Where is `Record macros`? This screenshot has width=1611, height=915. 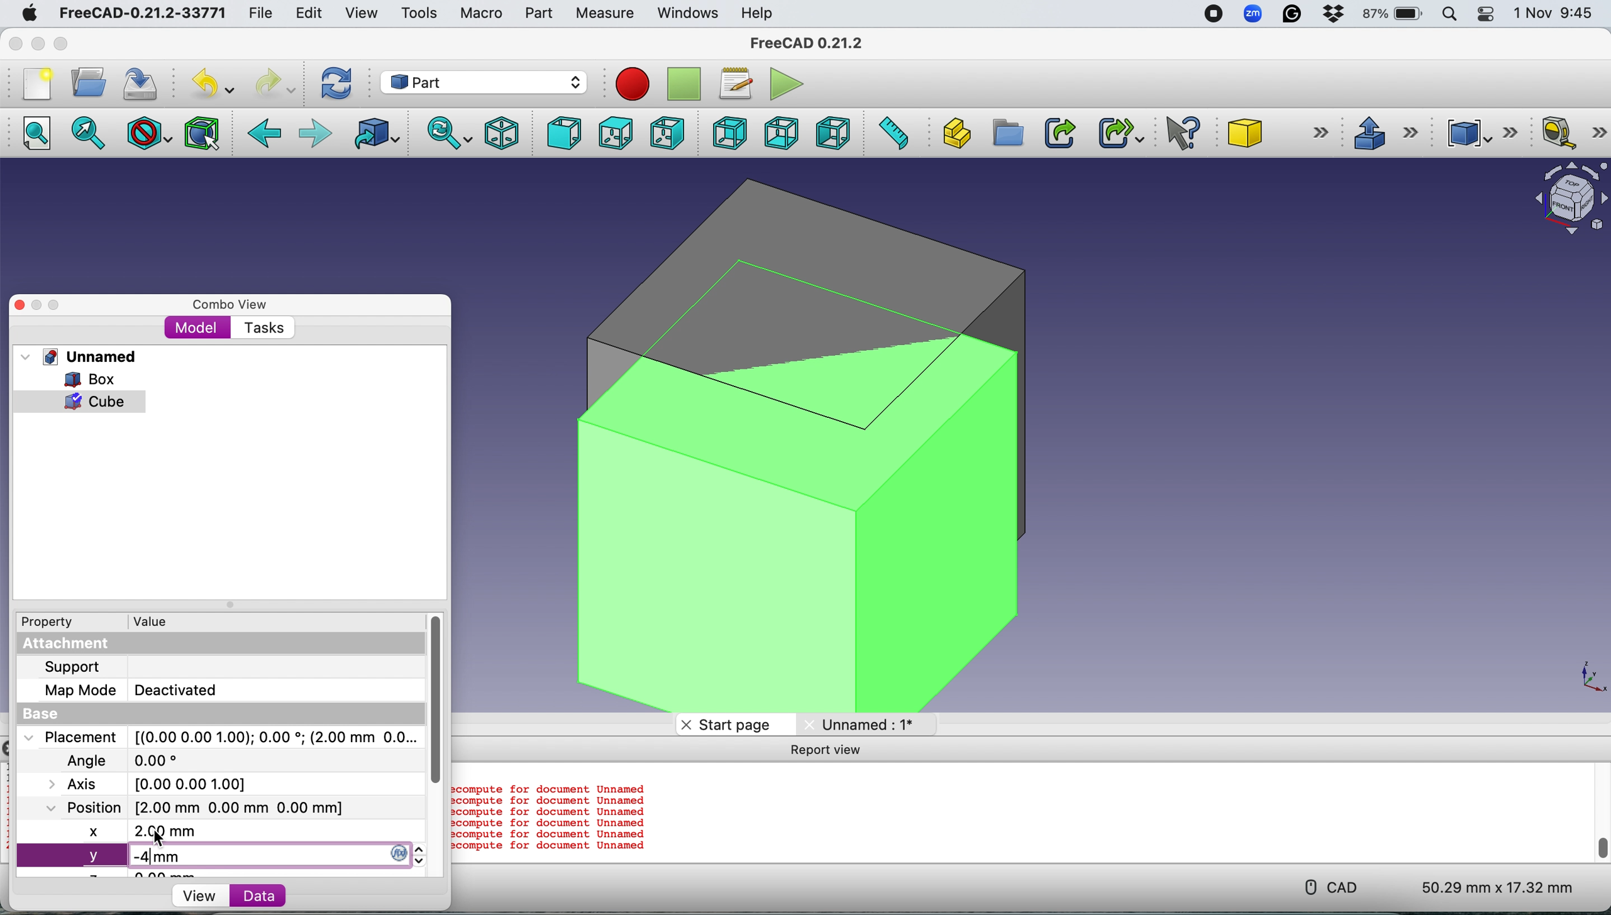
Record macros is located at coordinates (636, 85).